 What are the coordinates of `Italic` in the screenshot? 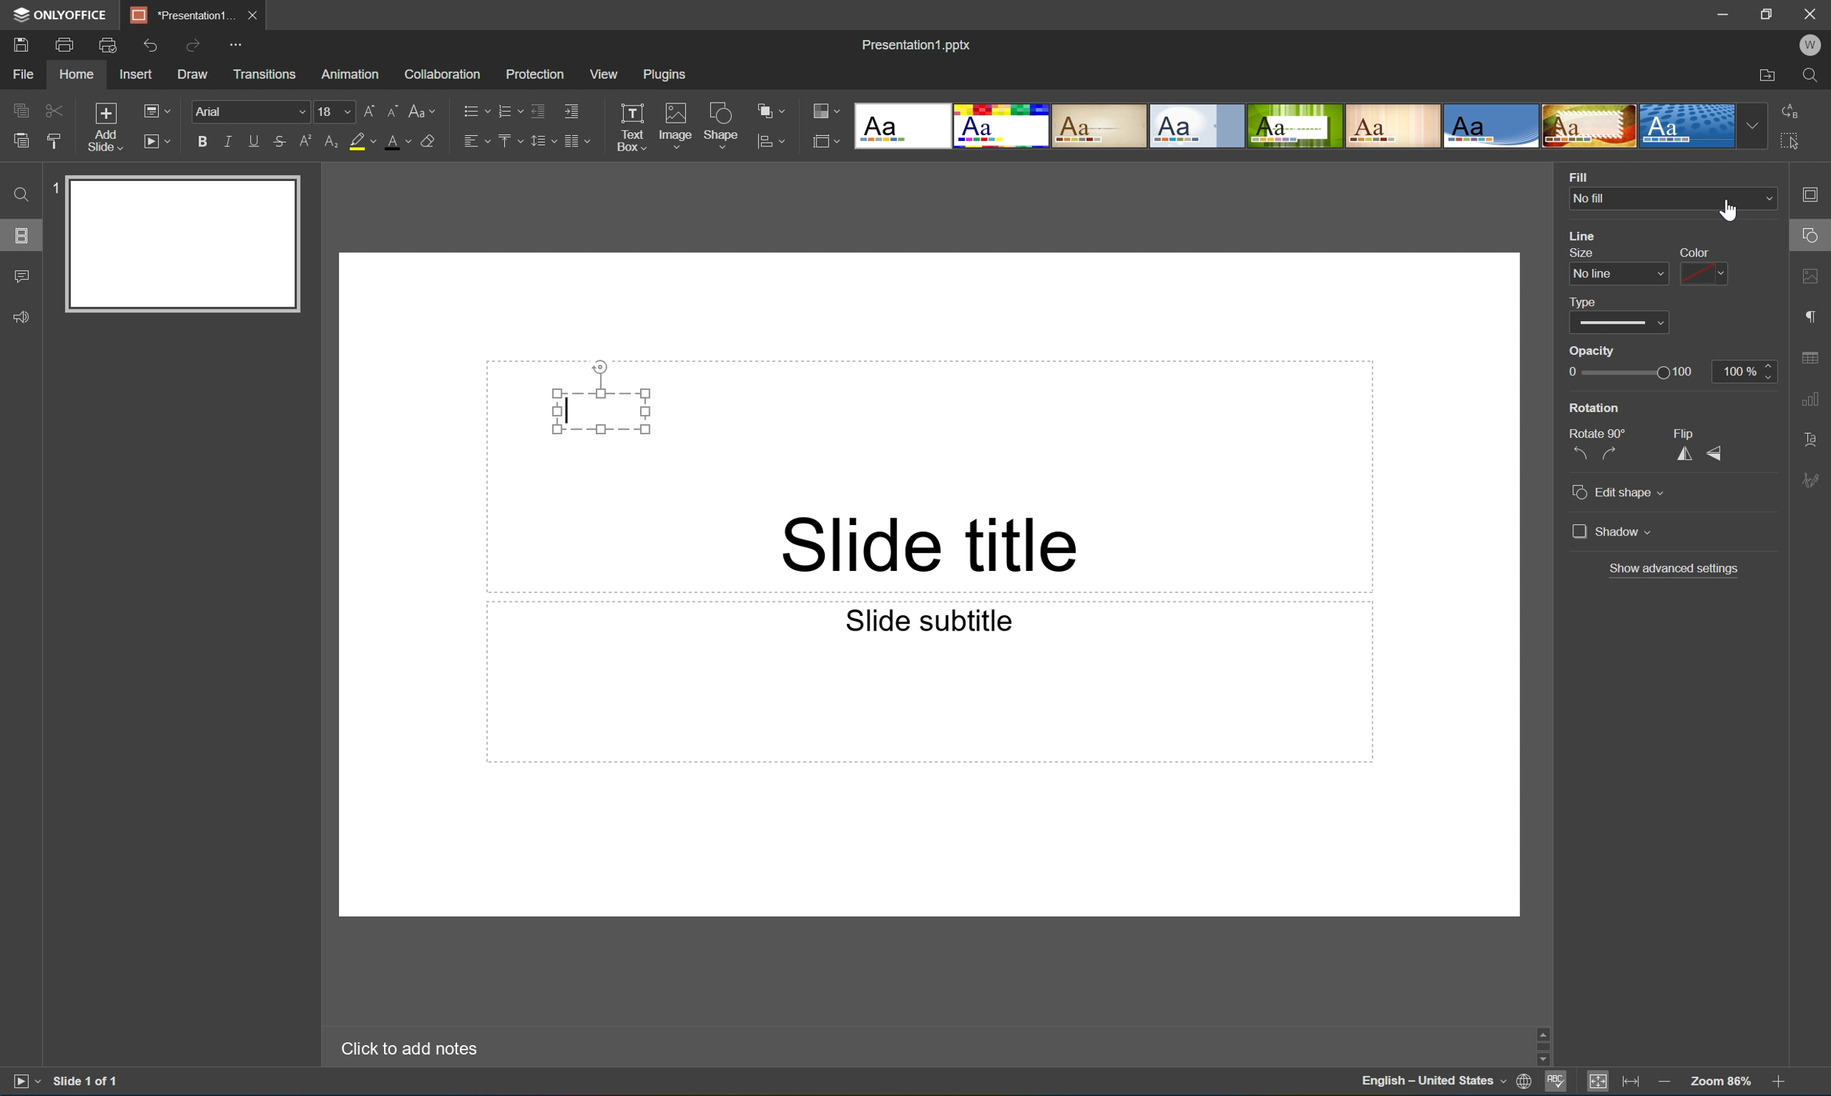 It's located at (227, 142).